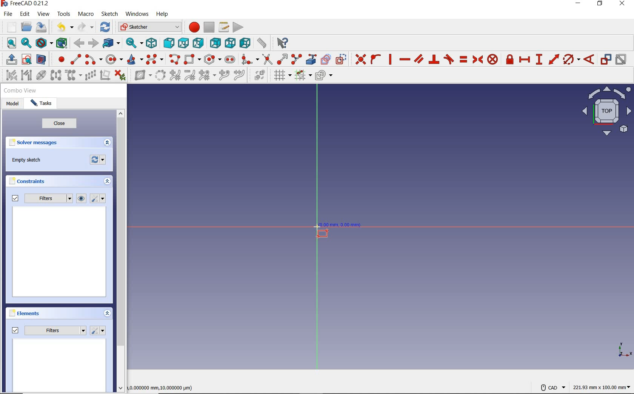 The image size is (634, 394). Describe the element at coordinates (135, 60) in the screenshot. I see `create conic` at that location.